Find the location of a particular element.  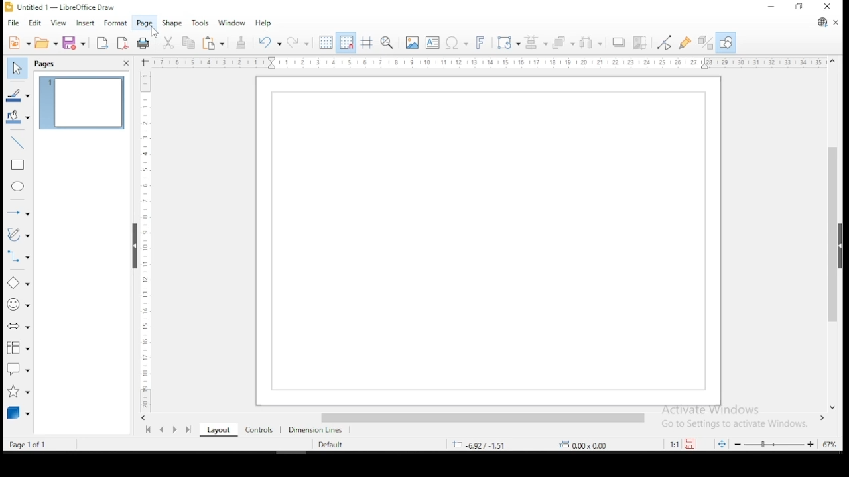

show helplines when moving is located at coordinates (368, 42).